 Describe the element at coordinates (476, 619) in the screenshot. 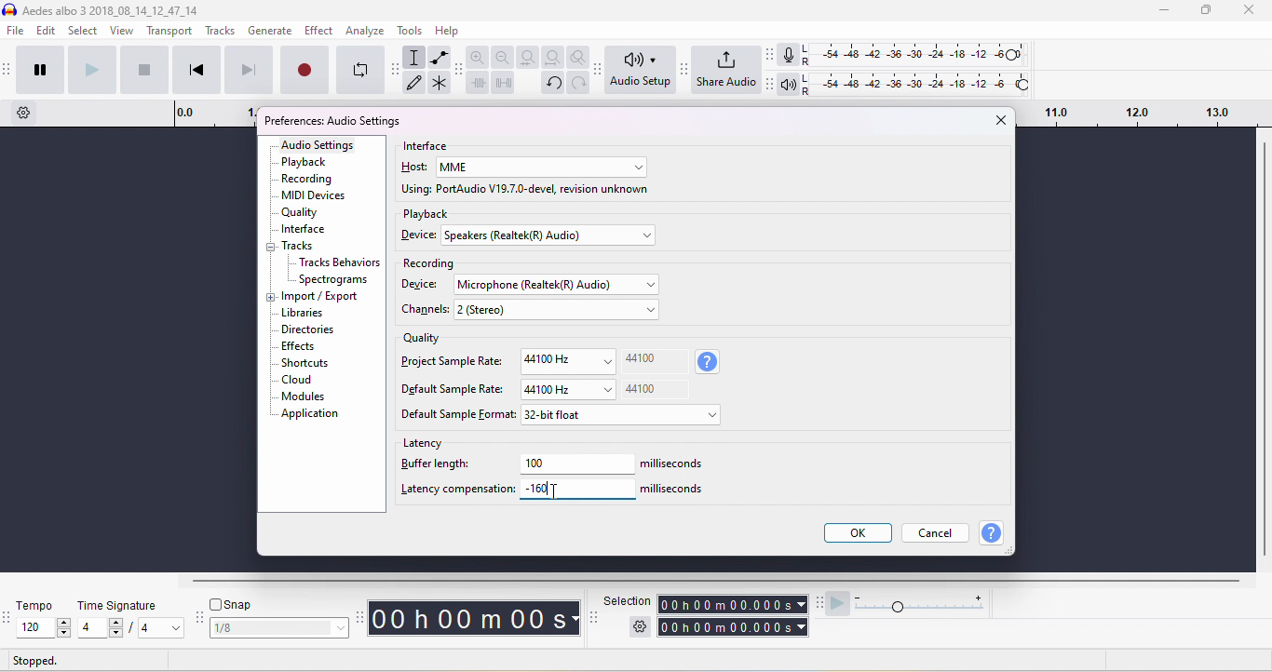

I see `audacity time` at that location.